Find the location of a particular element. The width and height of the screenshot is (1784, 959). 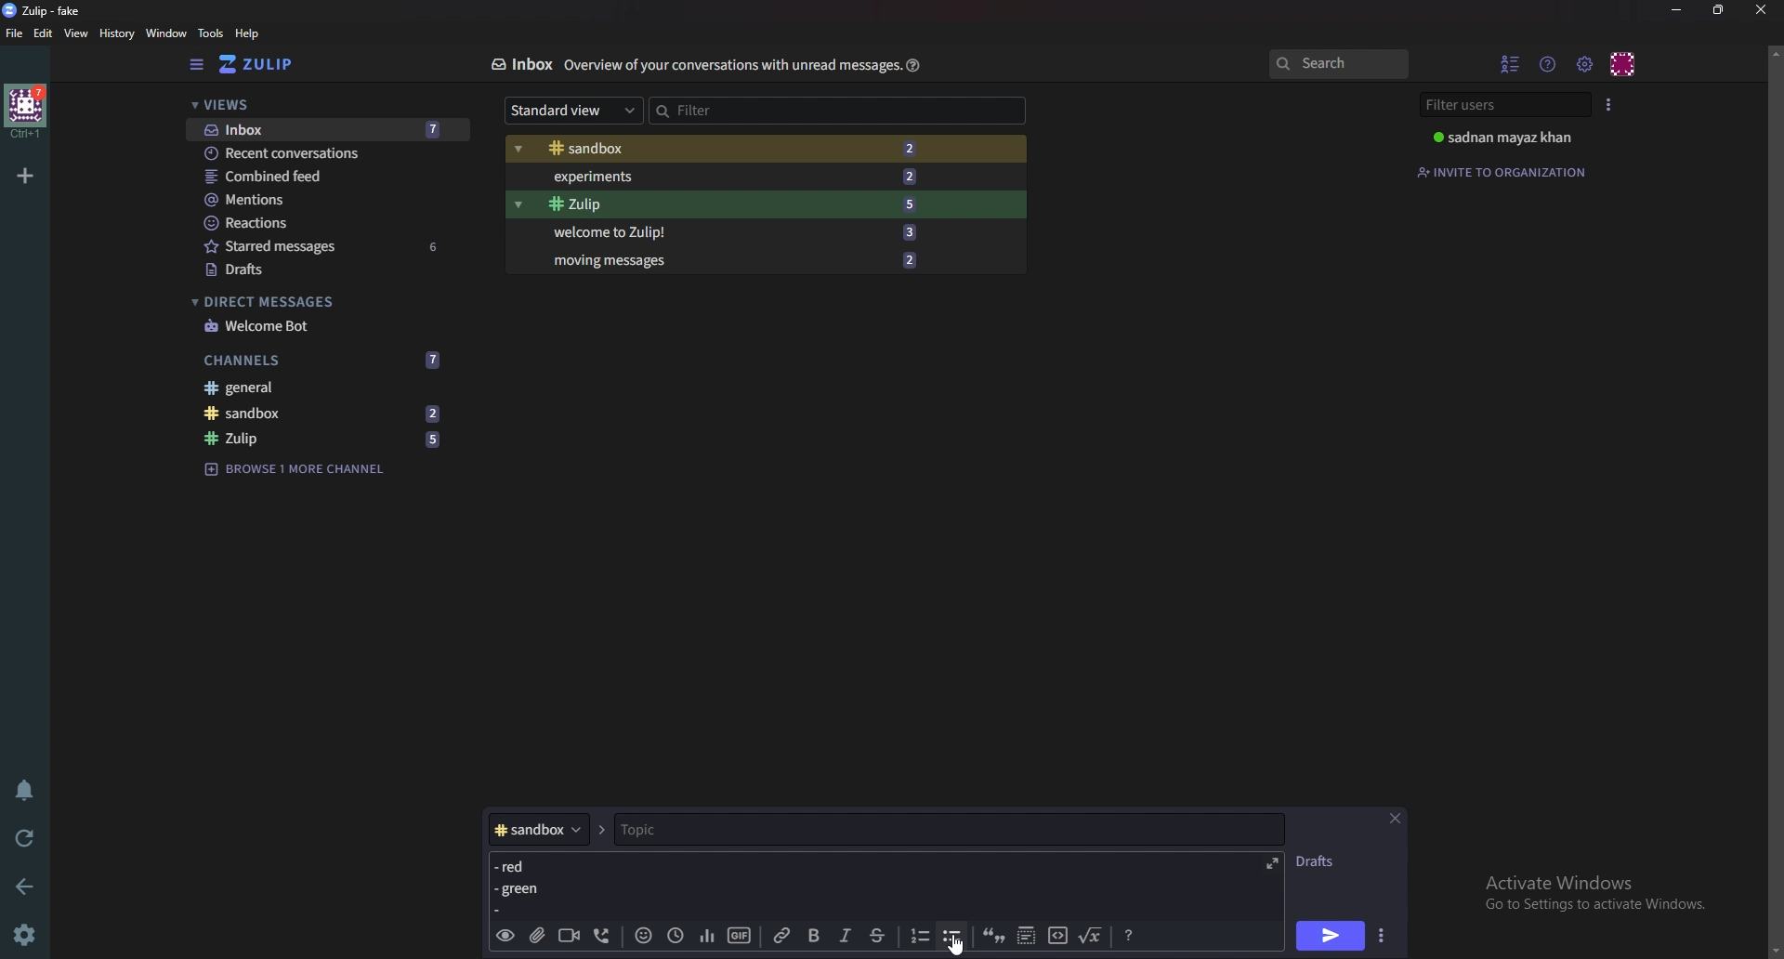

Topic is located at coordinates (935, 831).